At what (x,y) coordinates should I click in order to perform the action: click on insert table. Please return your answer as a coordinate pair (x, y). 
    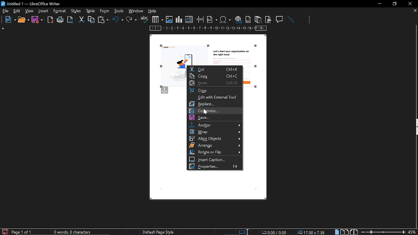
    Looking at the image, I should click on (157, 20).